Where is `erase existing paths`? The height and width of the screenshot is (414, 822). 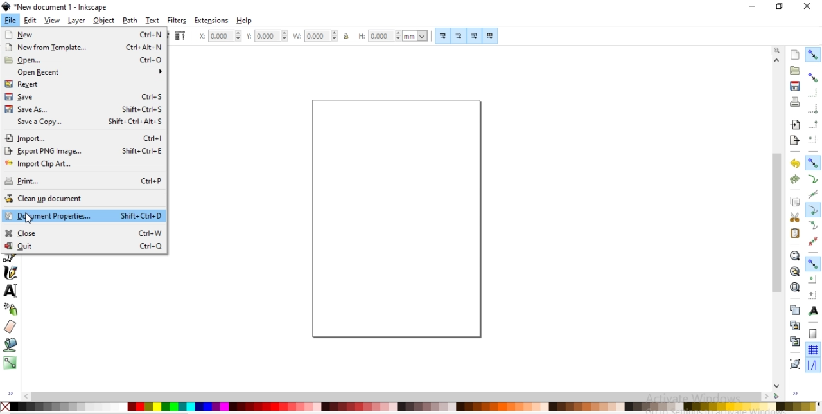 erase existing paths is located at coordinates (10, 326).